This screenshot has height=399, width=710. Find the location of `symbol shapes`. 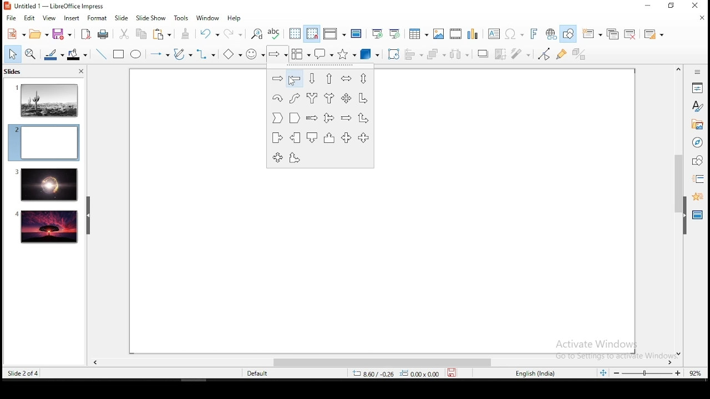

symbol shapes is located at coordinates (255, 54).